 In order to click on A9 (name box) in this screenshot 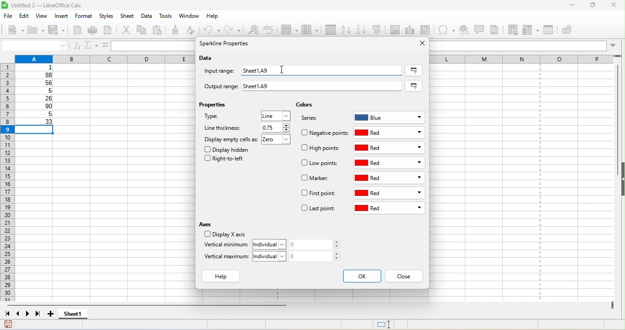, I will do `click(34, 45)`.